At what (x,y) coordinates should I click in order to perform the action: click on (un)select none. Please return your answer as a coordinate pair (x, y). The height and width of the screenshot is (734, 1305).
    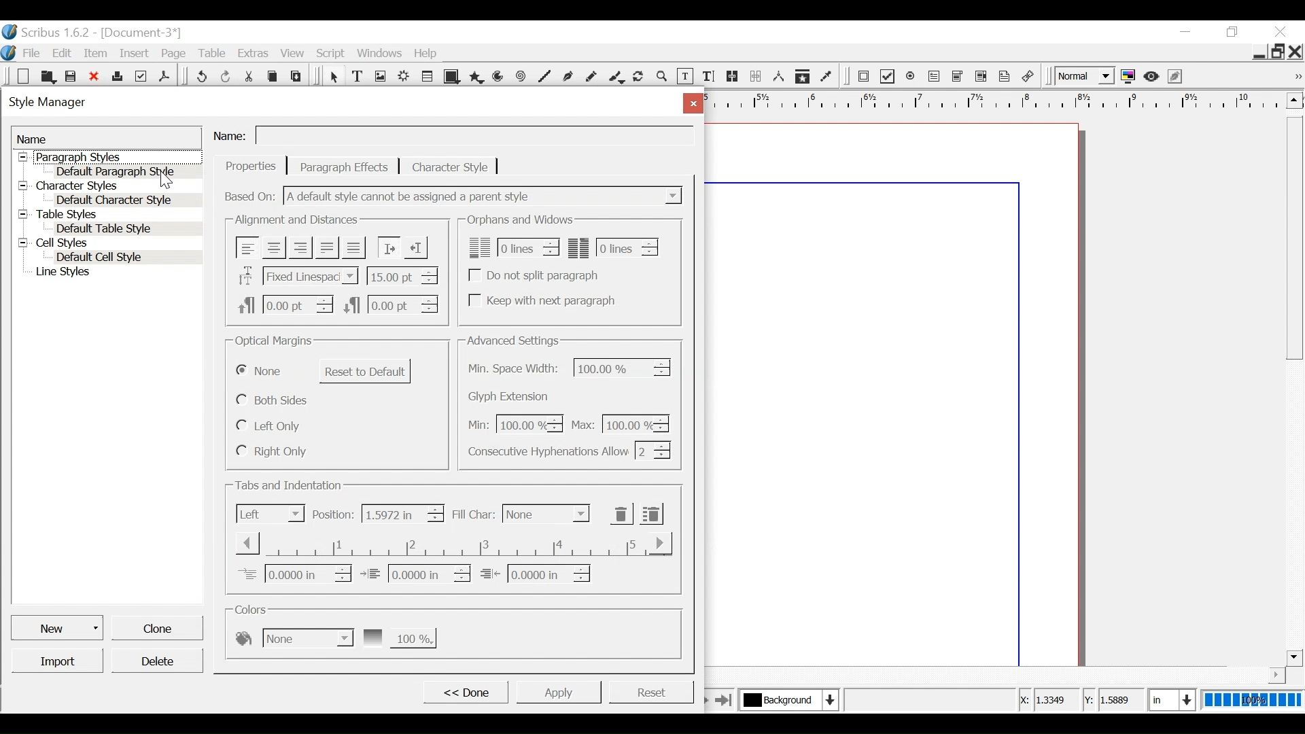
    Looking at the image, I should click on (260, 372).